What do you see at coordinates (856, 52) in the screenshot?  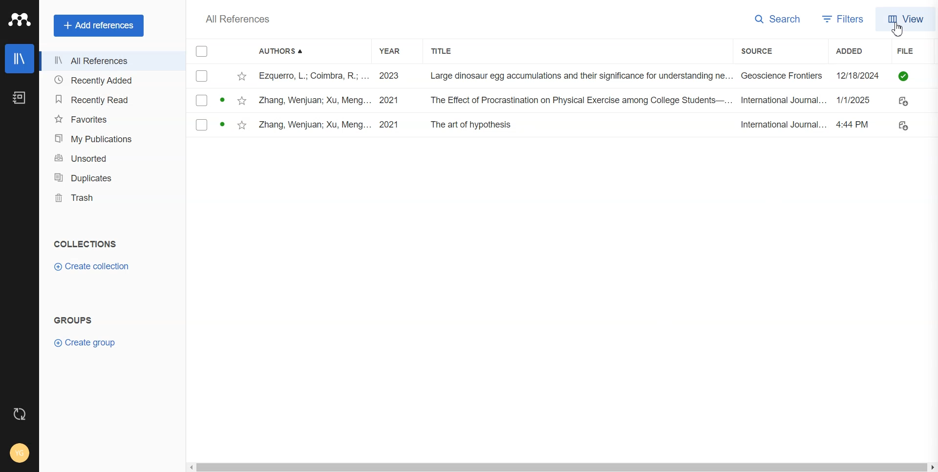 I see `Added ` at bounding box center [856, 52].